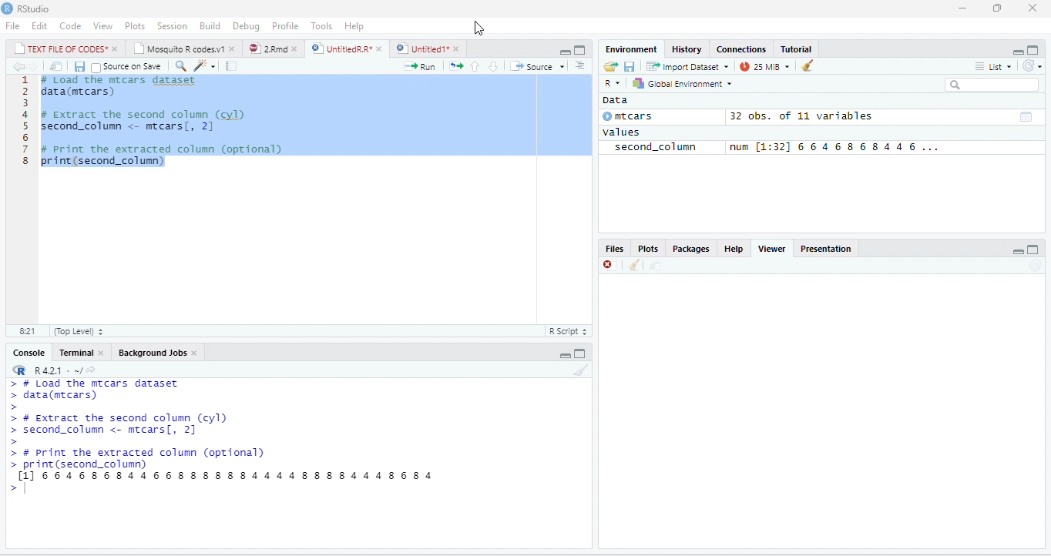 This screenshot has width=1051, height=556. What do you see at coordinates (353, 25) in the screenshot?
I see `help` at bounding box center [353, 25].